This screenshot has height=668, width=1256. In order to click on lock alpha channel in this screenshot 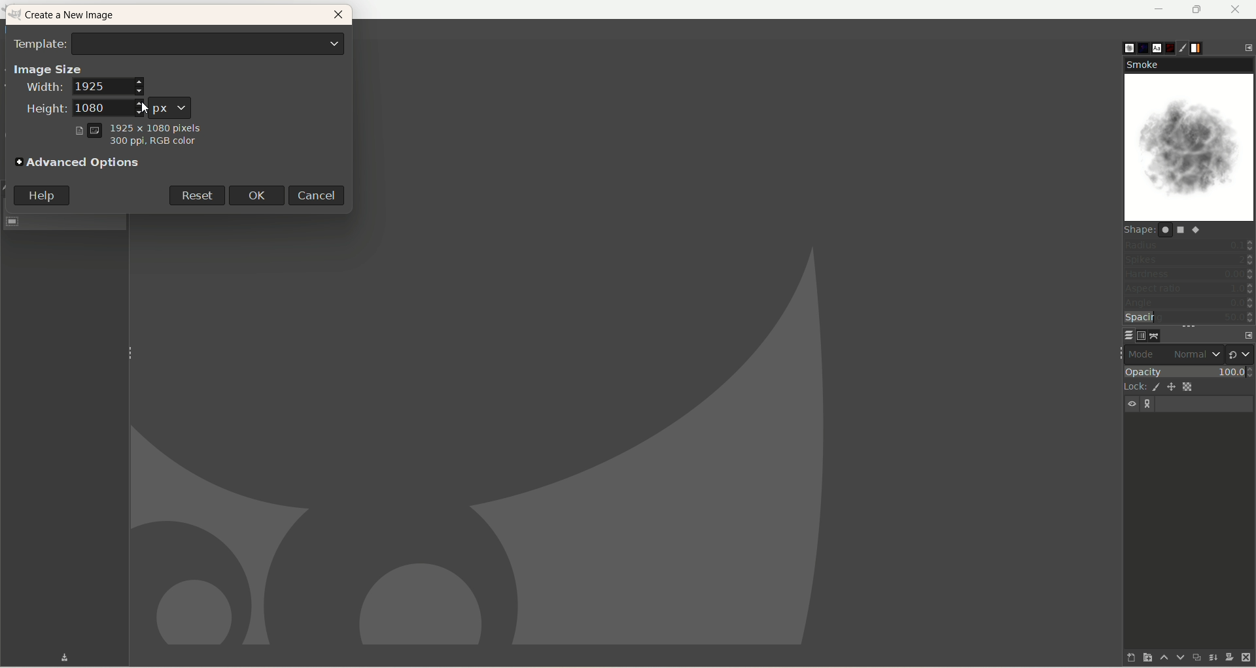, I will do `click(1193, 387)`.